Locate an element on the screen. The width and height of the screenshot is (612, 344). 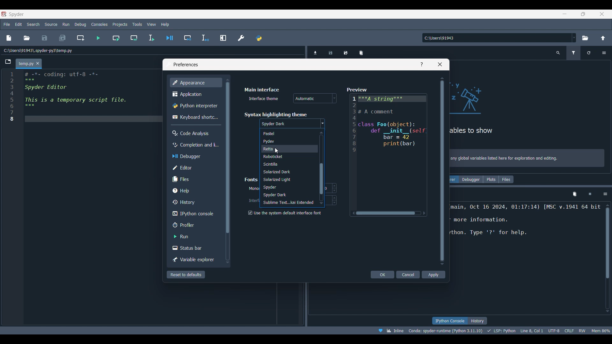
Profiler is located at coordinates (195, 225).